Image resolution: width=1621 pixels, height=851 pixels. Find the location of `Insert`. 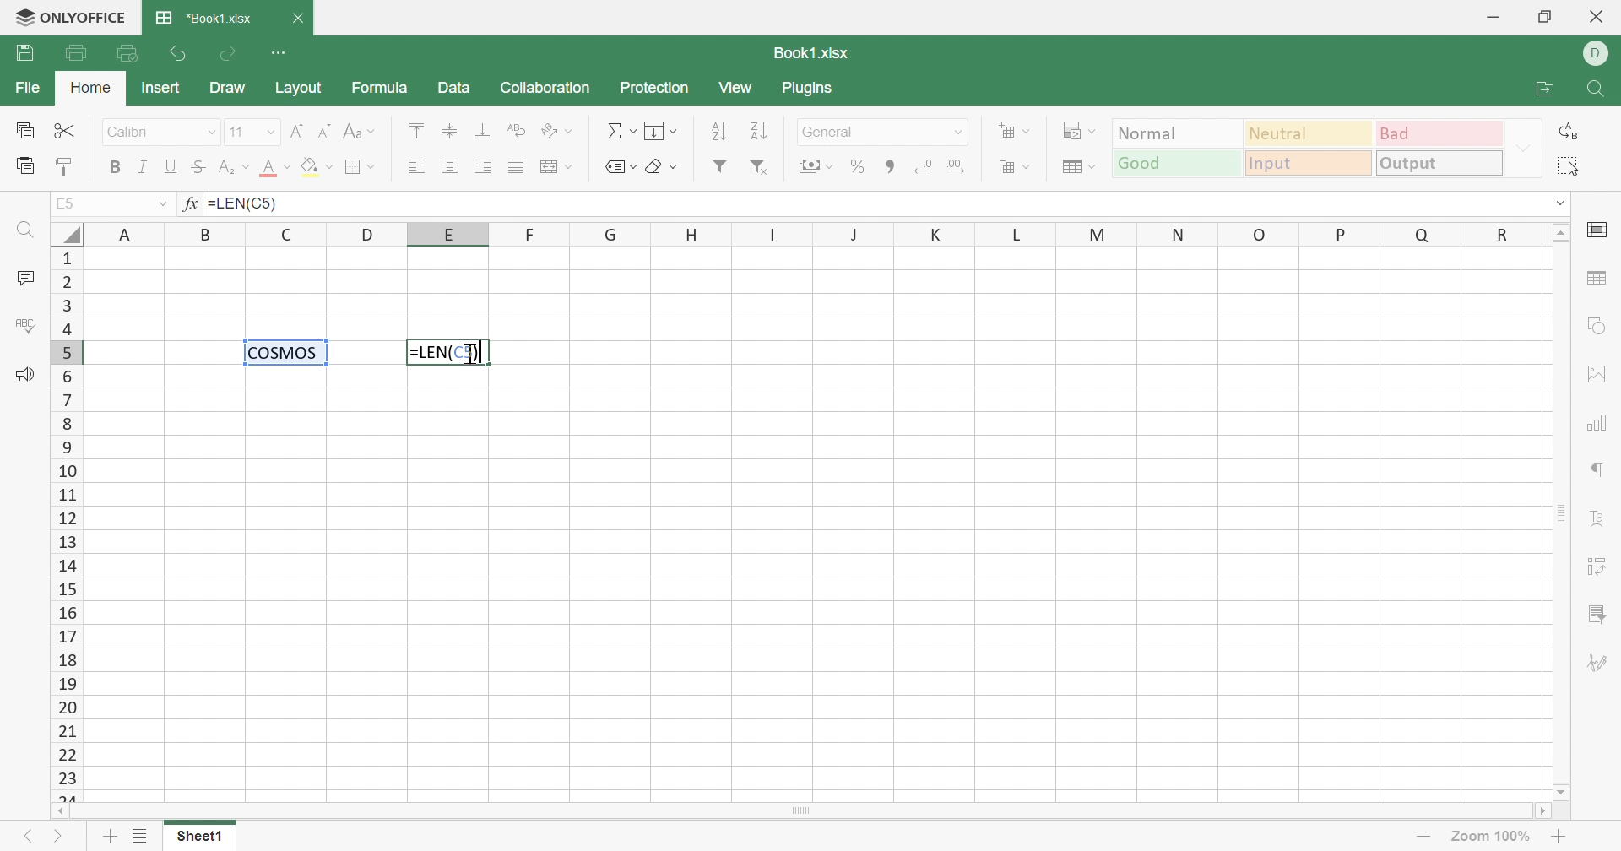

Insert is located at coordinates (162, 89).